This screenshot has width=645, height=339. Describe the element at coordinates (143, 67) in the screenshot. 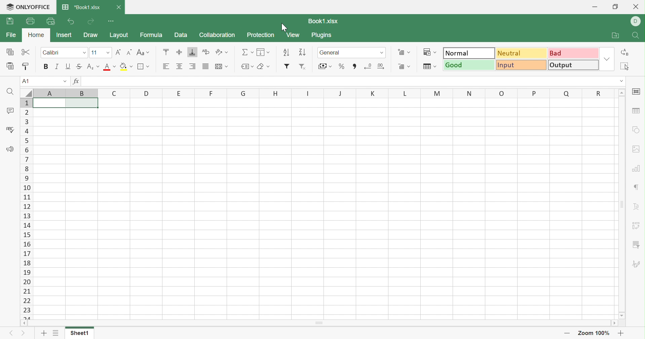

I see `Borders` at that location.